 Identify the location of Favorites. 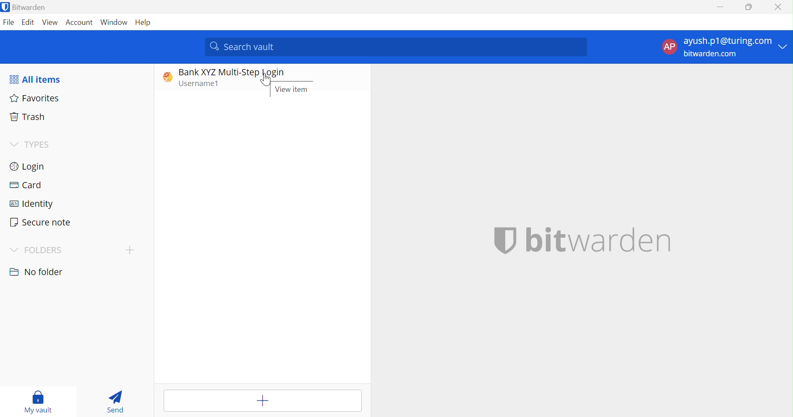
(36, 98).